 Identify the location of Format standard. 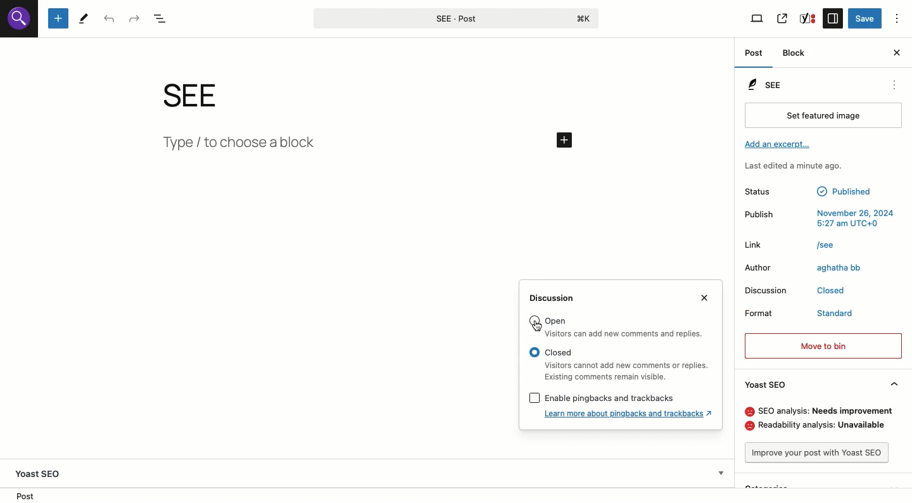
(801, 311).